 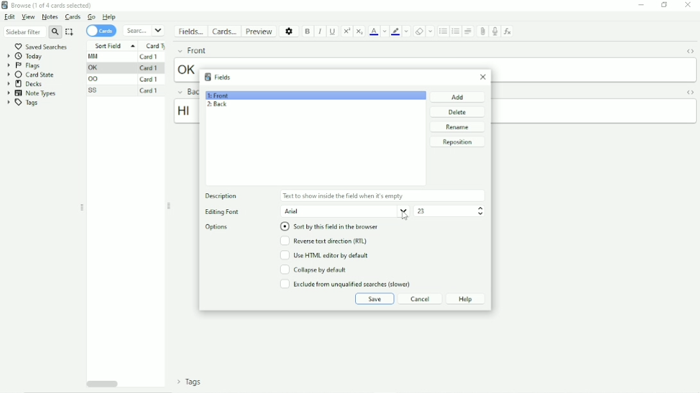 I want to click on Description, so click(x=221, y=195).